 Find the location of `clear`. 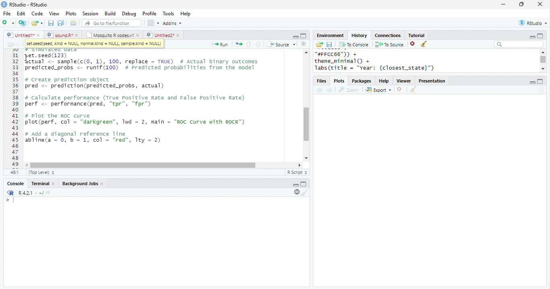

clear is located at coordinates (413, 90).